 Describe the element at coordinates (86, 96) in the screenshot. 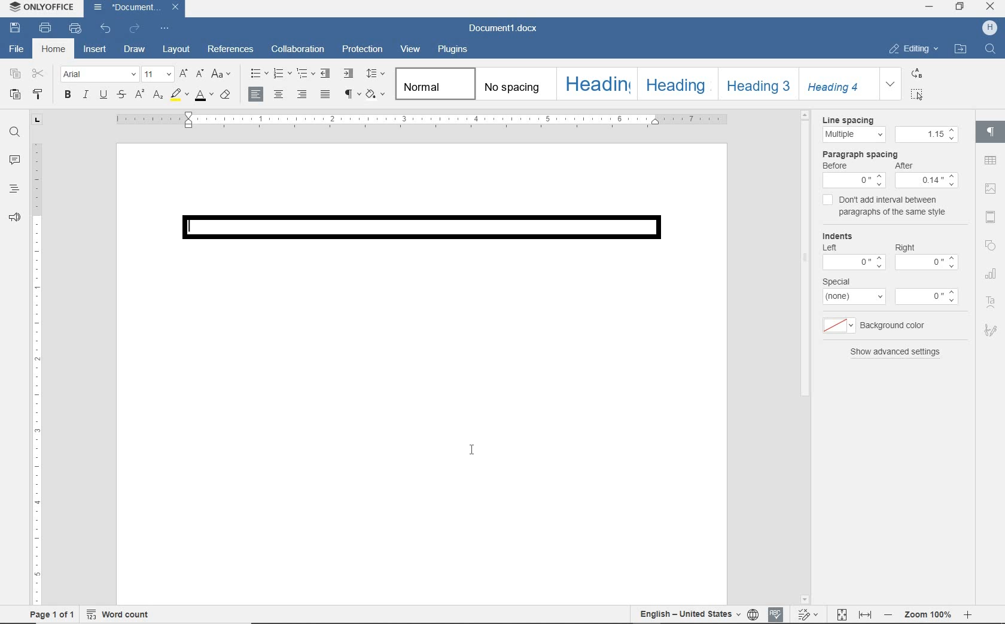

I see `italic` at that location.